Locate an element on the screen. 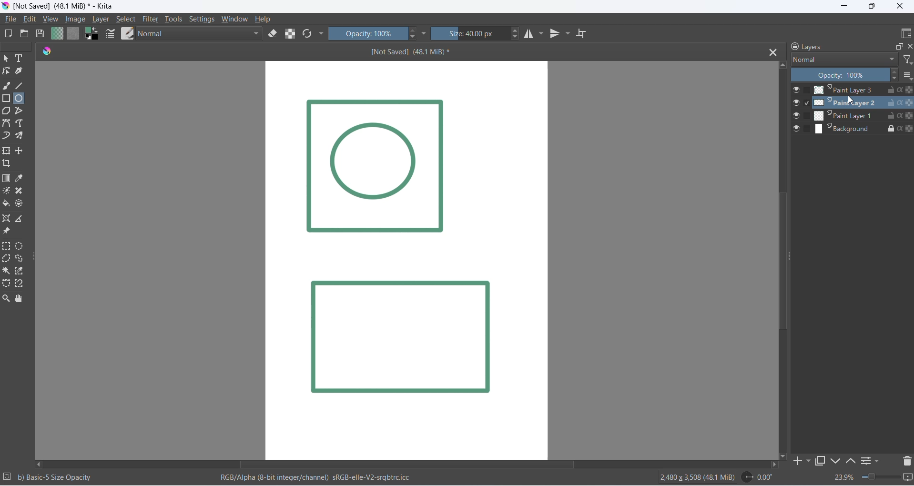 This screenshot has height=486, width=914. unlock is located at coordinates (889, 103).